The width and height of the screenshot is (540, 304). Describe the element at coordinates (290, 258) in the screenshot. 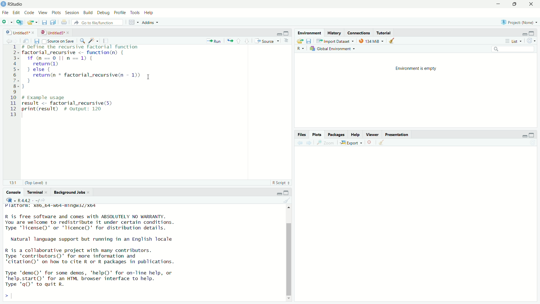

I see `Scrollbar` at that location.